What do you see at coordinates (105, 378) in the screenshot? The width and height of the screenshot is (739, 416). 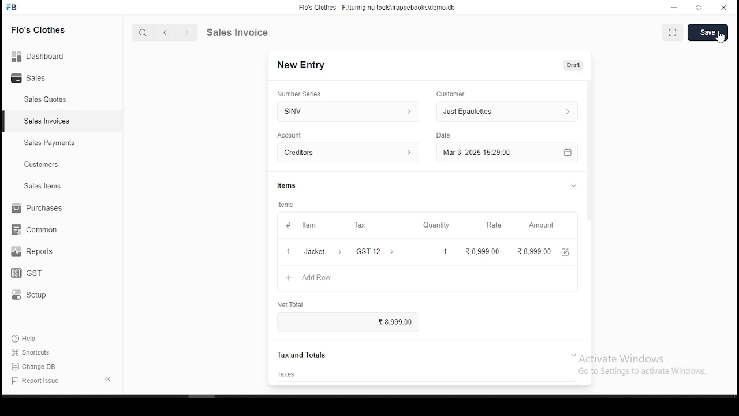 I see `expand` at bounding box center [105, 378].